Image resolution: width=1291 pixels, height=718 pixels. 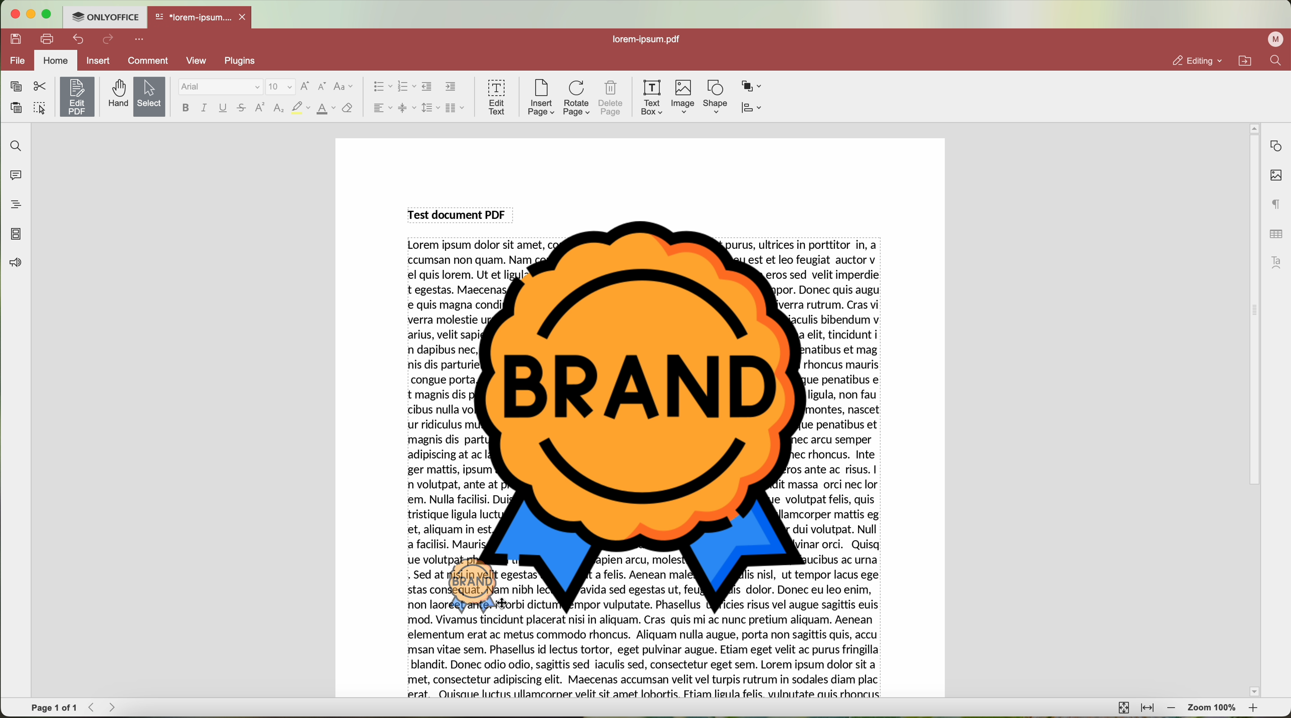 I want to click on Test document PDF, so click(x=460, y=214).